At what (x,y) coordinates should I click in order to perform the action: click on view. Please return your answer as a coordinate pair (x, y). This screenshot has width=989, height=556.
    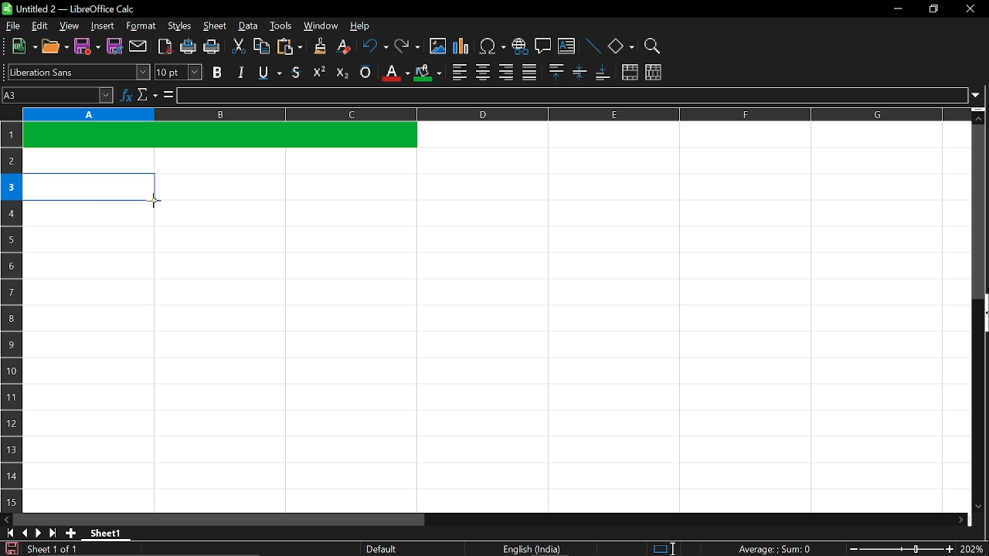
    Looking at the image, I should click on (68, 26).